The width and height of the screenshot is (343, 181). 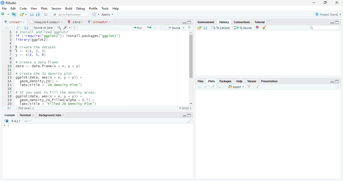 What do you see at coordinates (206, 28) in the screenshot?
I see `save workspace` at bounding box center [206, 28].